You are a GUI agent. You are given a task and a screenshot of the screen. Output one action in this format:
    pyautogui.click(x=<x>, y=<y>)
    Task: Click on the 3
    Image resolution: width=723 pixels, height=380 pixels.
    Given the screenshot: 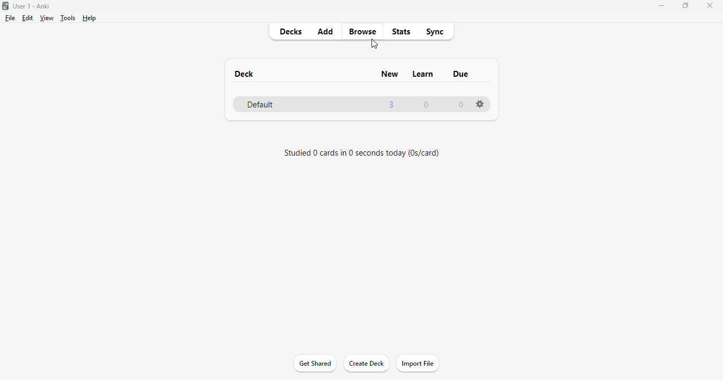 What is the action you would take?
    pyautogui.click(x=391, y=105)
    